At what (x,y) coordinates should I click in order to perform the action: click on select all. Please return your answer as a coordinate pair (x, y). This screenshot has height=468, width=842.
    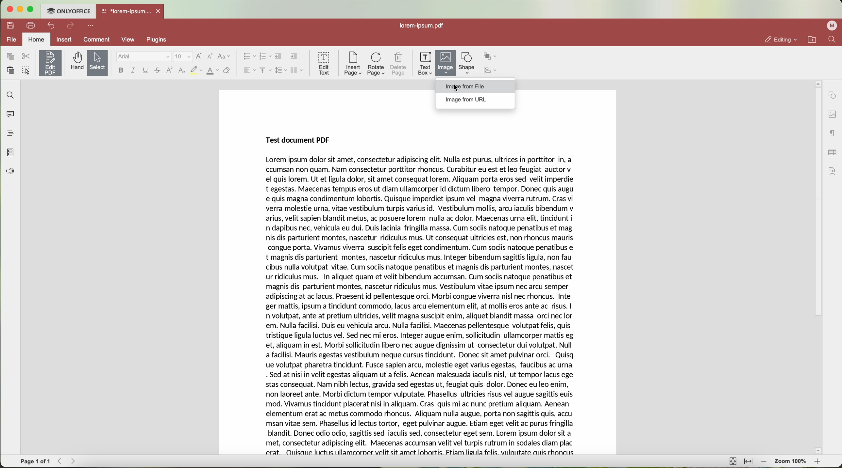
    Looking at the image, I should click on (26, 71).